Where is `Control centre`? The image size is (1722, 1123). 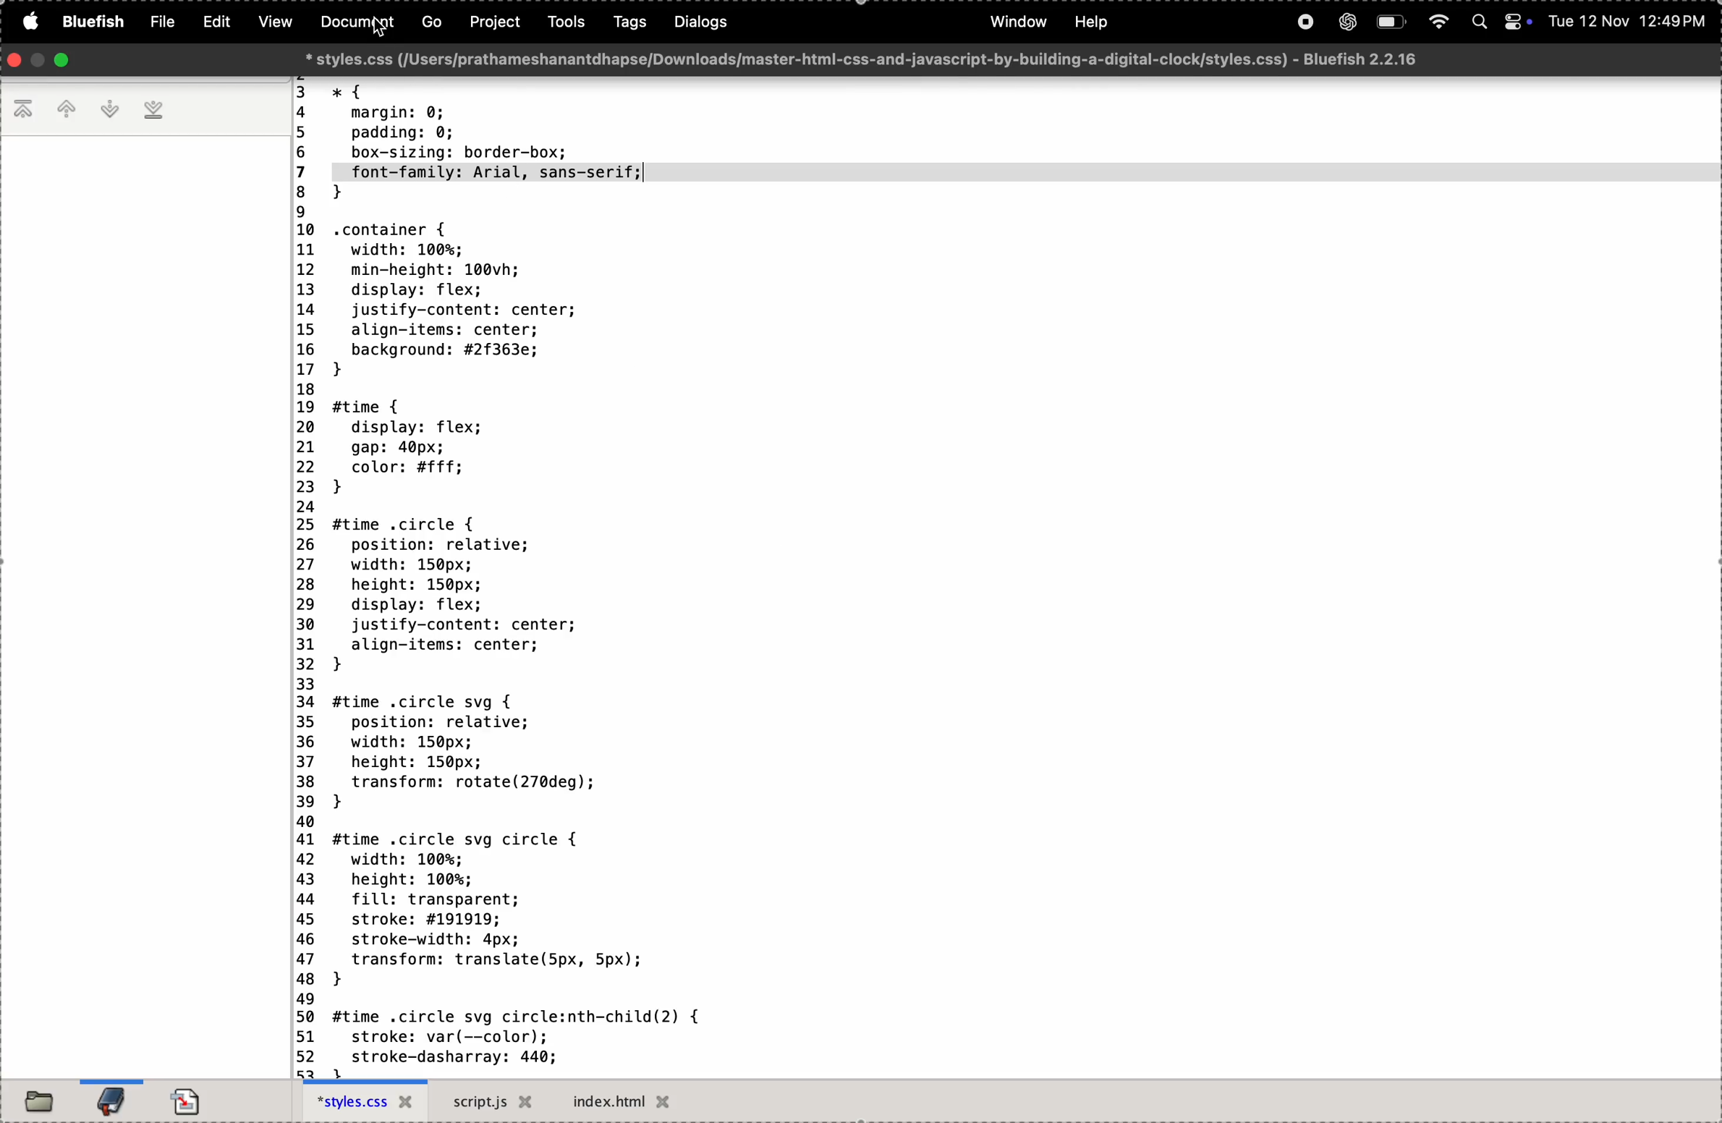
Control centre is located at coordinates (1514, 22).